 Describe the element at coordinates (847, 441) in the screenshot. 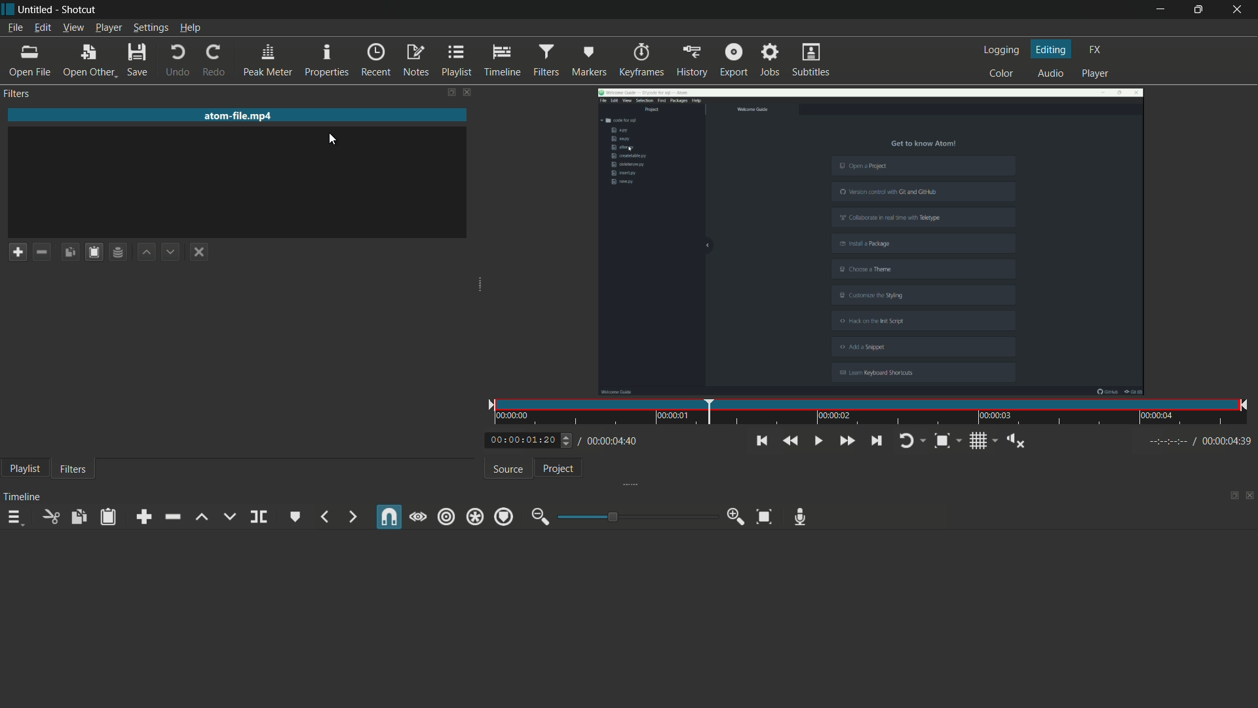

I see `quickly play forward` at that location.